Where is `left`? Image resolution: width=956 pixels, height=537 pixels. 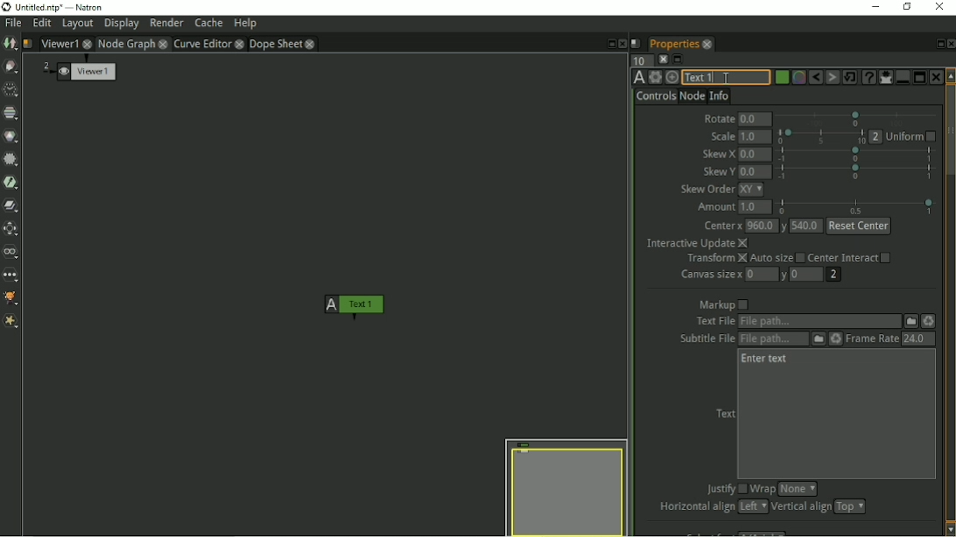 left is located at coordinates (751, 506).